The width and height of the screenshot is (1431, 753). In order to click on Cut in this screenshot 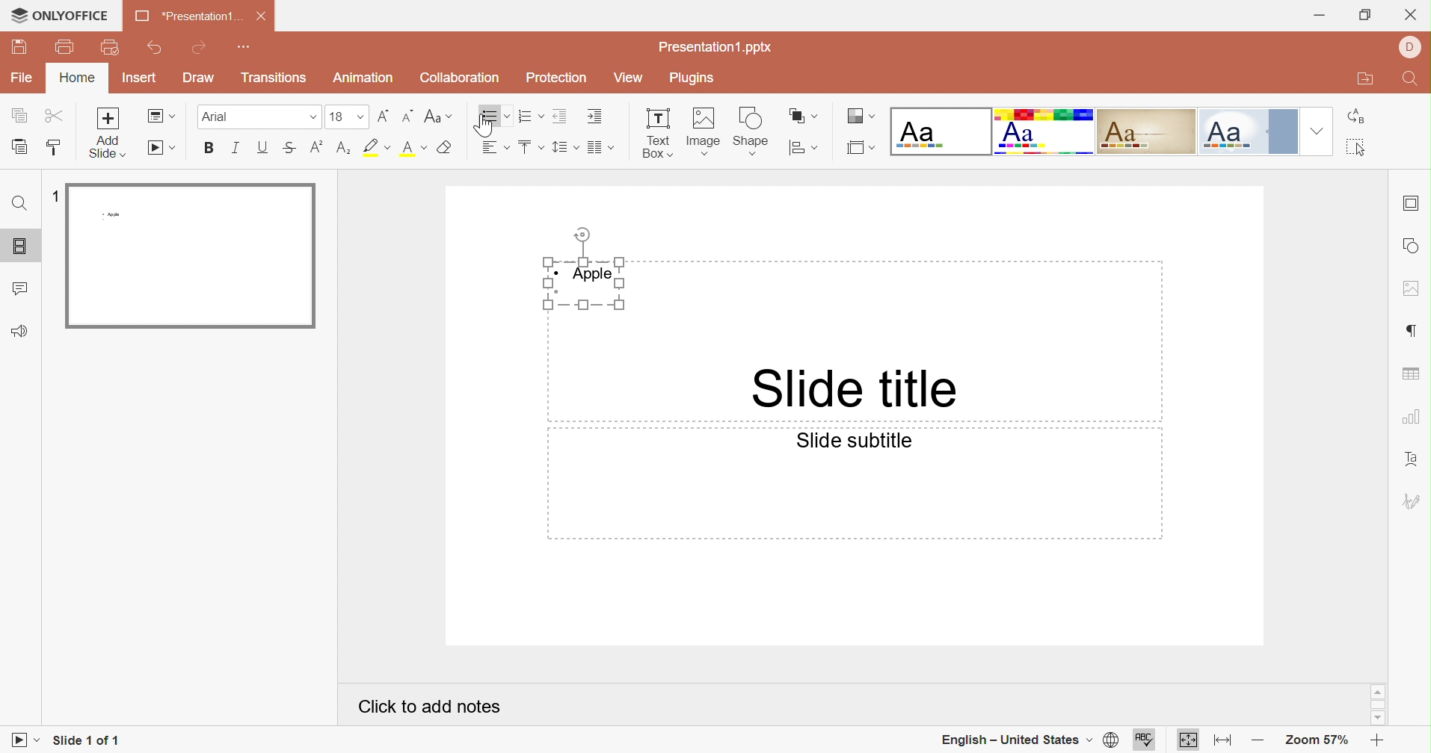, I will do `click(56, 117)`.